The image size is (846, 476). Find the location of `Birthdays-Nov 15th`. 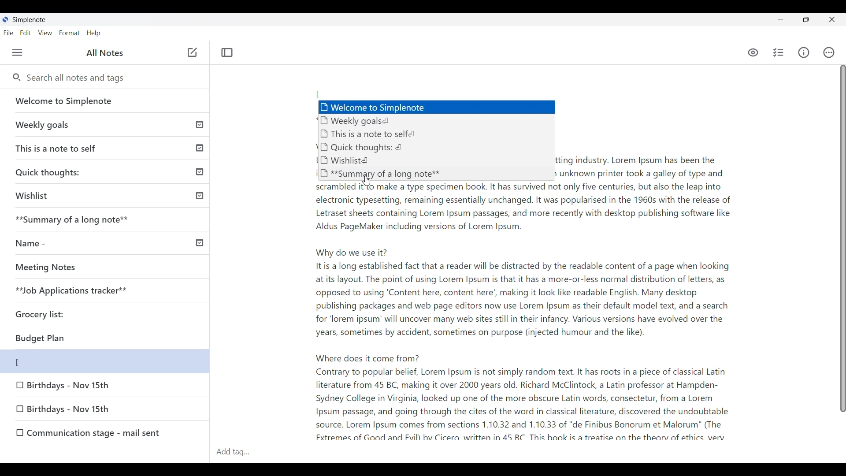

Birthdays-Nov 15th is located at coordinates (70, 386).